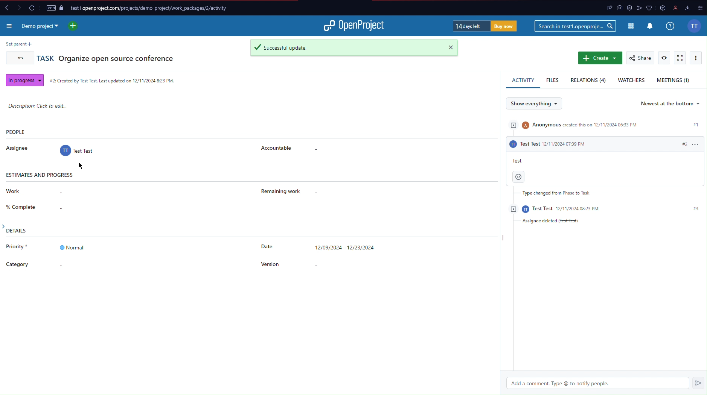 The image size is (707, 395). I want to click on Complete, so click(23, 206).